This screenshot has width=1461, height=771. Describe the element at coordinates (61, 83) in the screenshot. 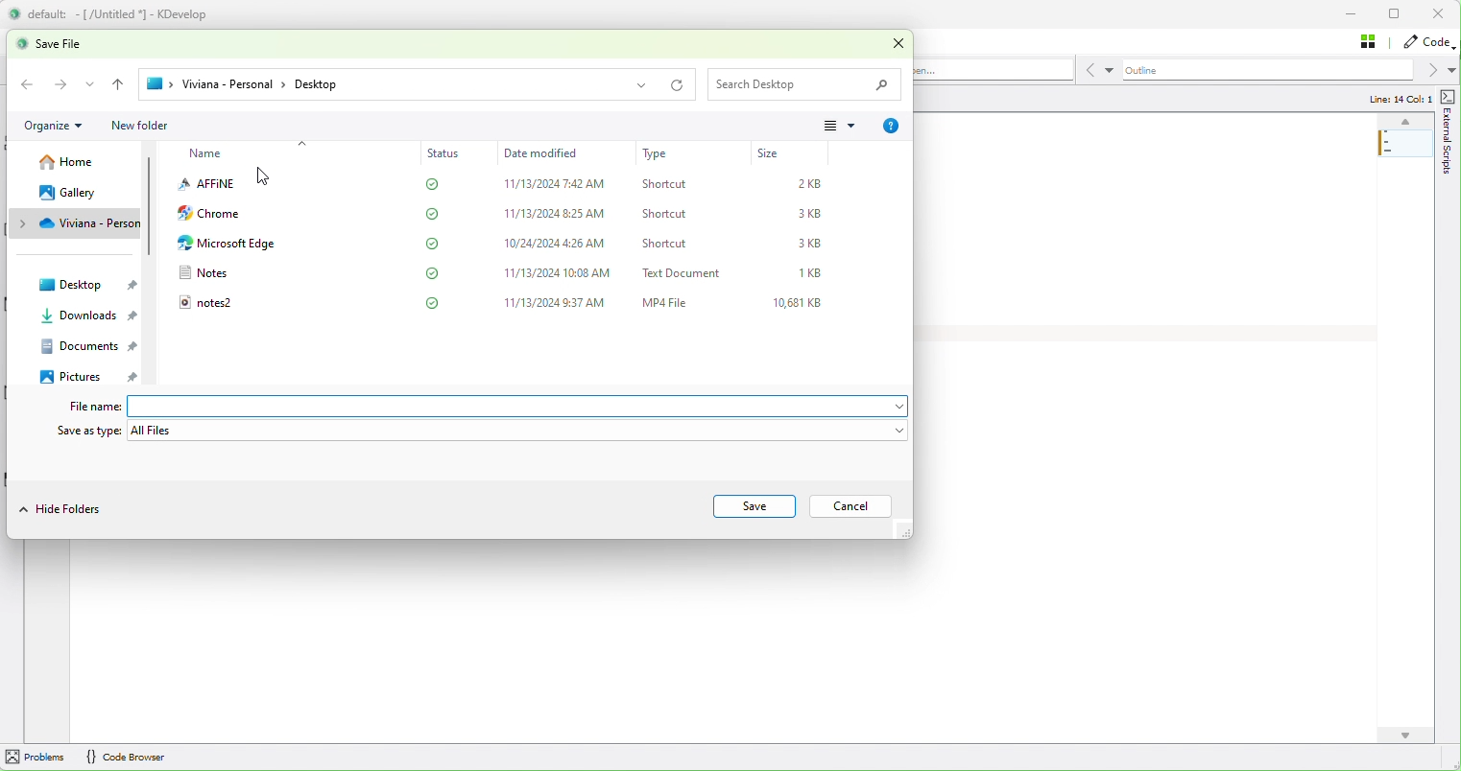

I see `Forward` at that location.